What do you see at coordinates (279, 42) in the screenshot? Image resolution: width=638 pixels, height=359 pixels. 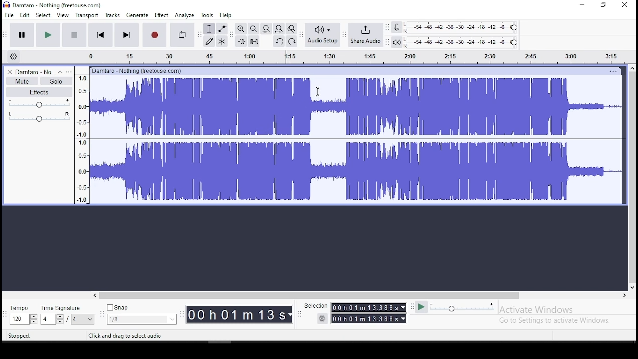 I see `undo` at bounding box center [279, 42].